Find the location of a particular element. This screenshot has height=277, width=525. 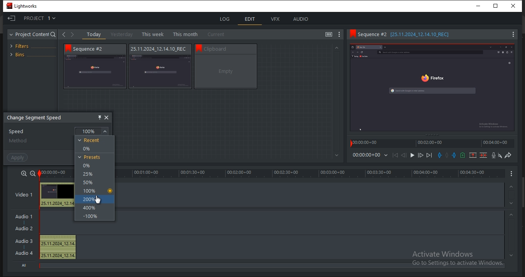

Greyed out up arrow is located at coordinates (339, 48).